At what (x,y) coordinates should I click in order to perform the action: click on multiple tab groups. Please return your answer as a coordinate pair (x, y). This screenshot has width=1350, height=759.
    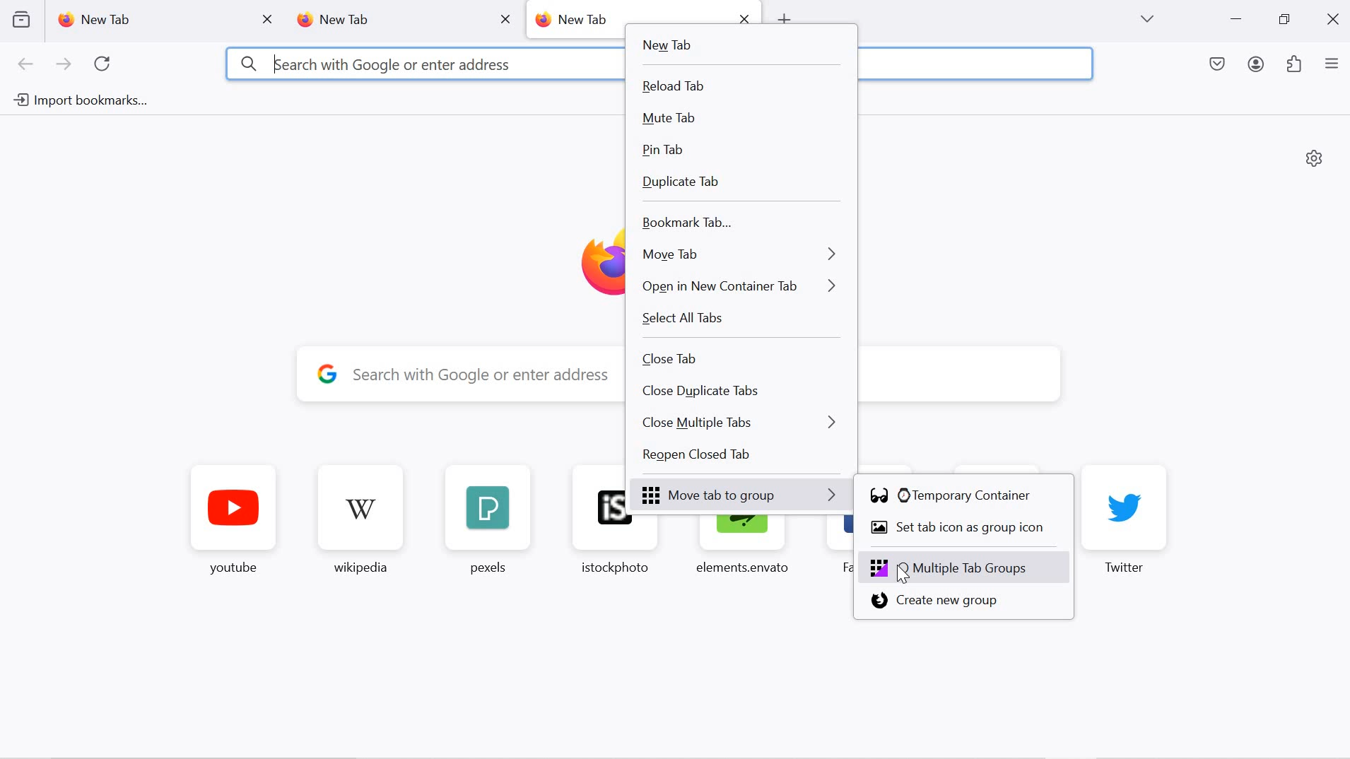
    Looking at the image, I should click on (965, 567).